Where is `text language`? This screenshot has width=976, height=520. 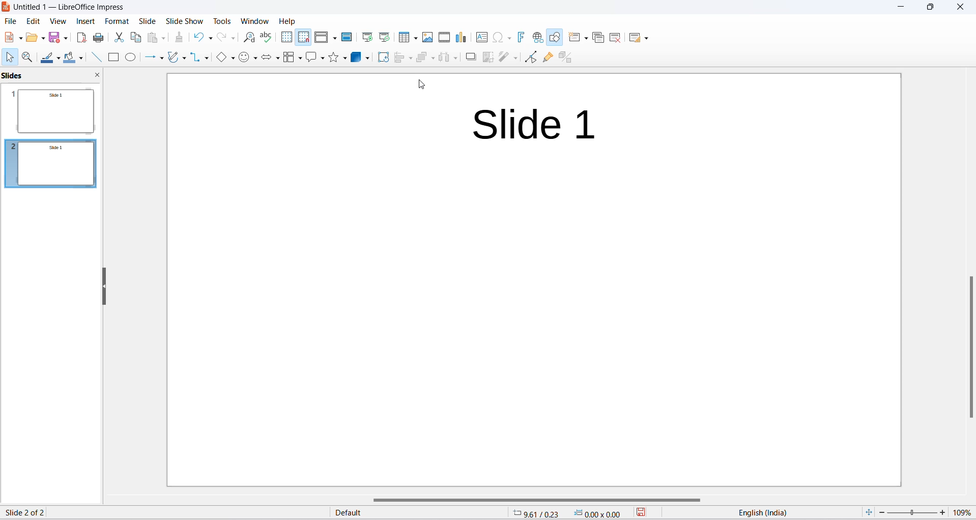 text language is located at coordinates (777, 512).